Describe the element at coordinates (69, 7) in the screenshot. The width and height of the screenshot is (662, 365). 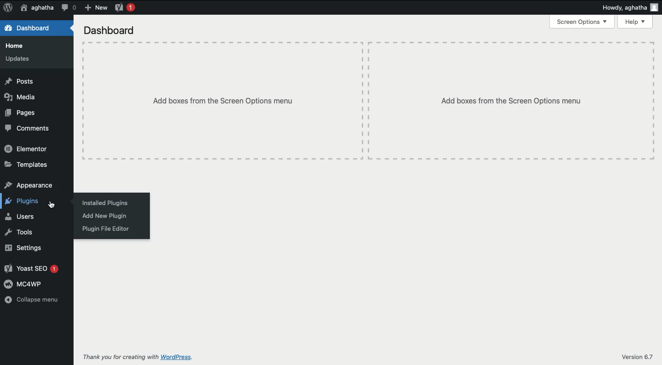
I see `Comment` at that location.